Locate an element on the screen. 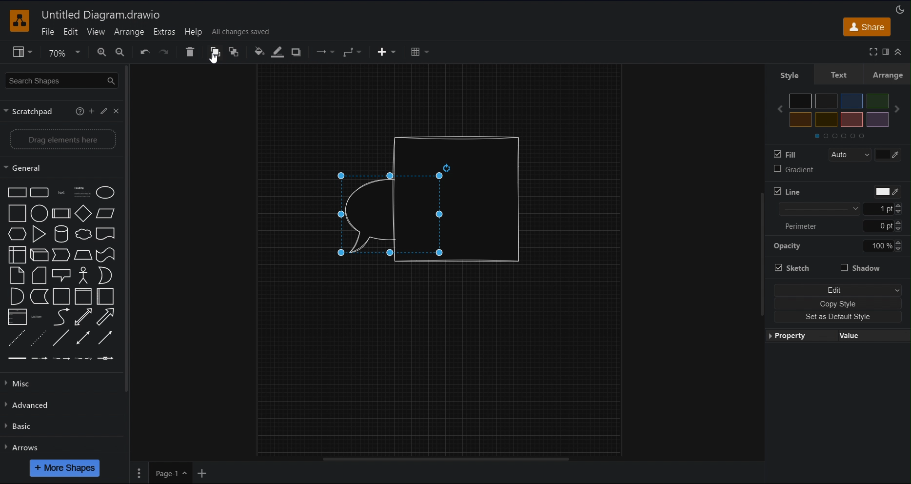  Directional connector is located at coordinates (105, 338).